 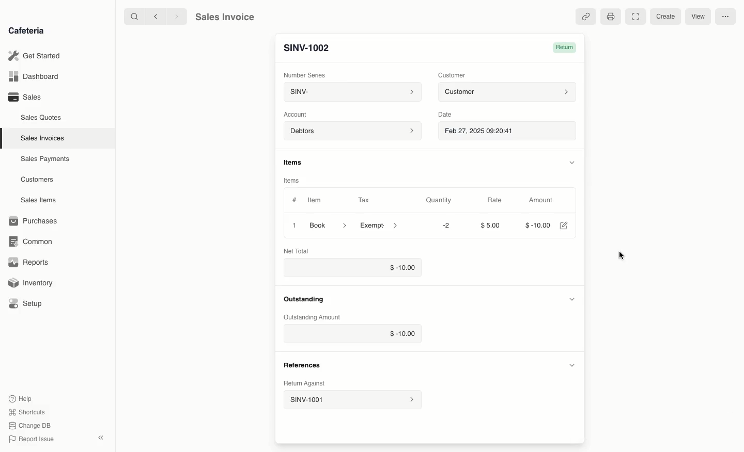 I want to click on Dashboard, so click(x=34, y=76).